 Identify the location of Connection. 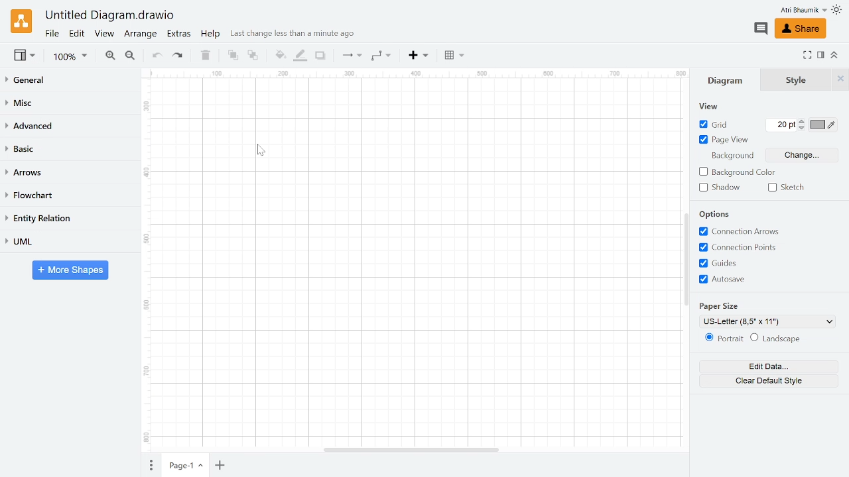
(351, 56).